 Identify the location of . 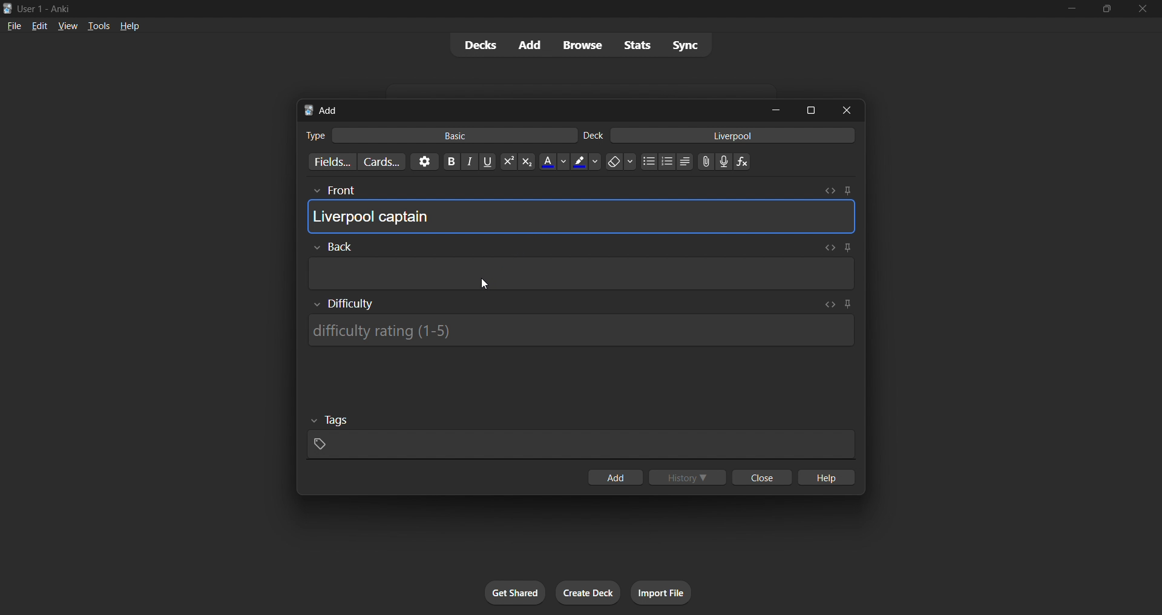
(333, 247).